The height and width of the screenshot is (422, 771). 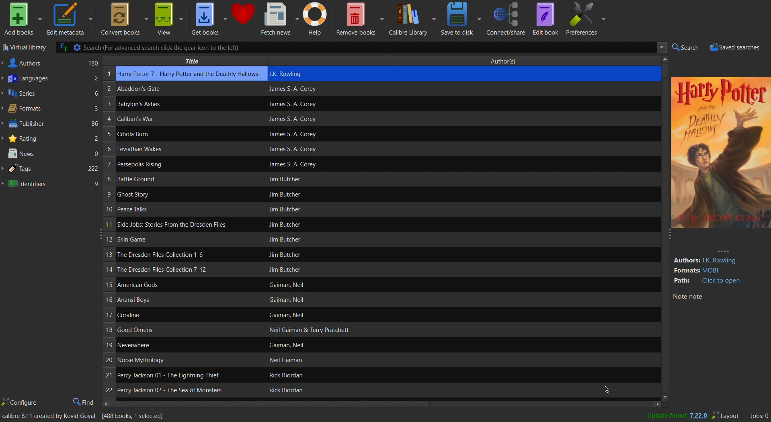 What do you see at coordinates (686, 47) in the screenshot?
I see `Search` at bounding box center [686, 47].